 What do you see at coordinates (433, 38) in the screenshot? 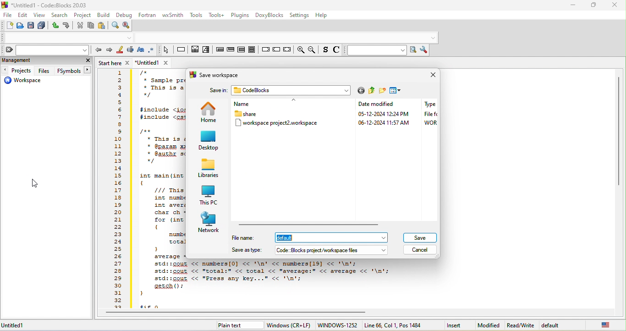
I see `dropdown` at bounding box center [433, 38].